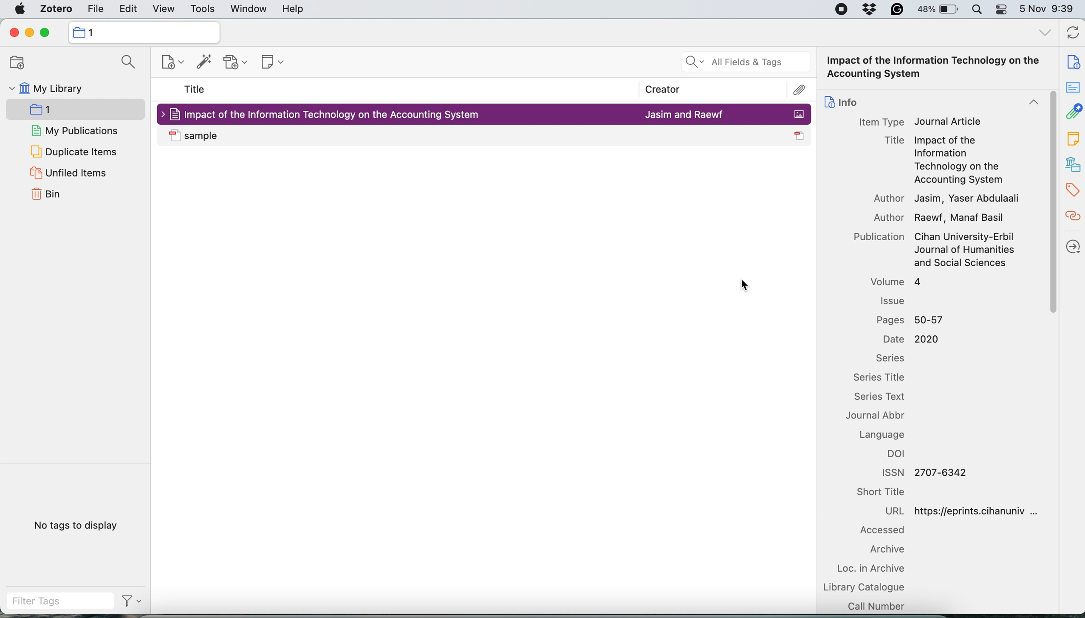 The width and height of the screenshot is (1085, 618). Describe the element at coordinates (980, 9) in the screenshot. I see `spotlight search` at that location.